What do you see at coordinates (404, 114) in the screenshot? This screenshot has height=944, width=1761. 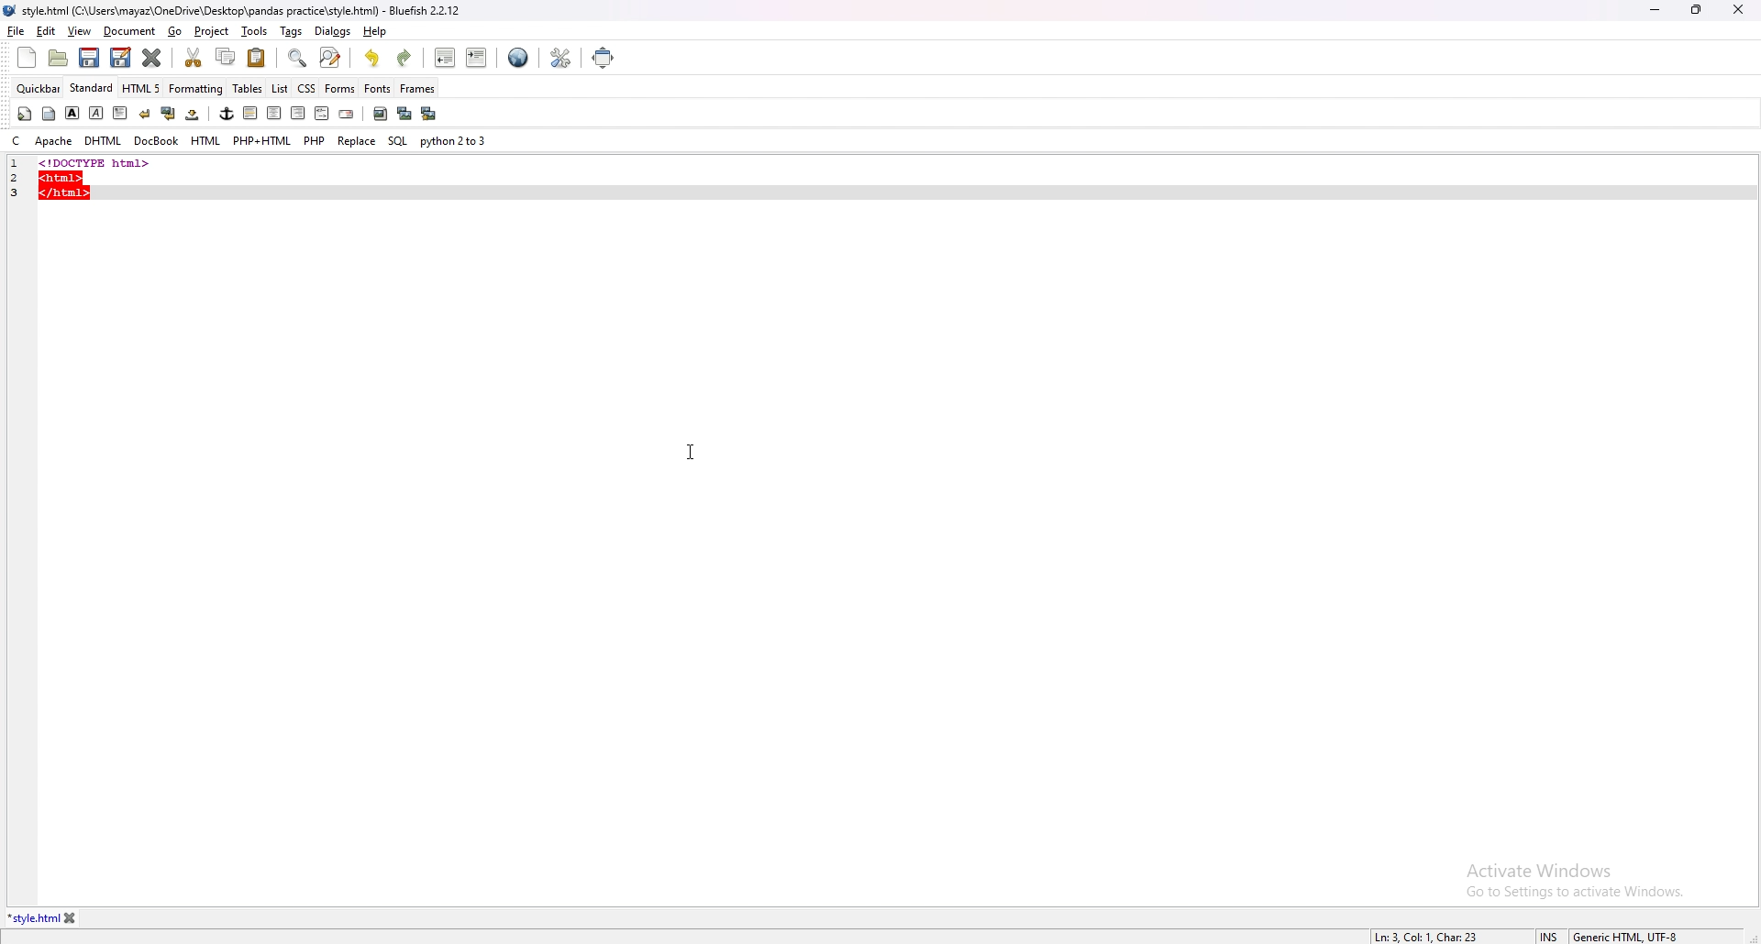 I see `insert thumbnail` at bounding box center [404, 114].